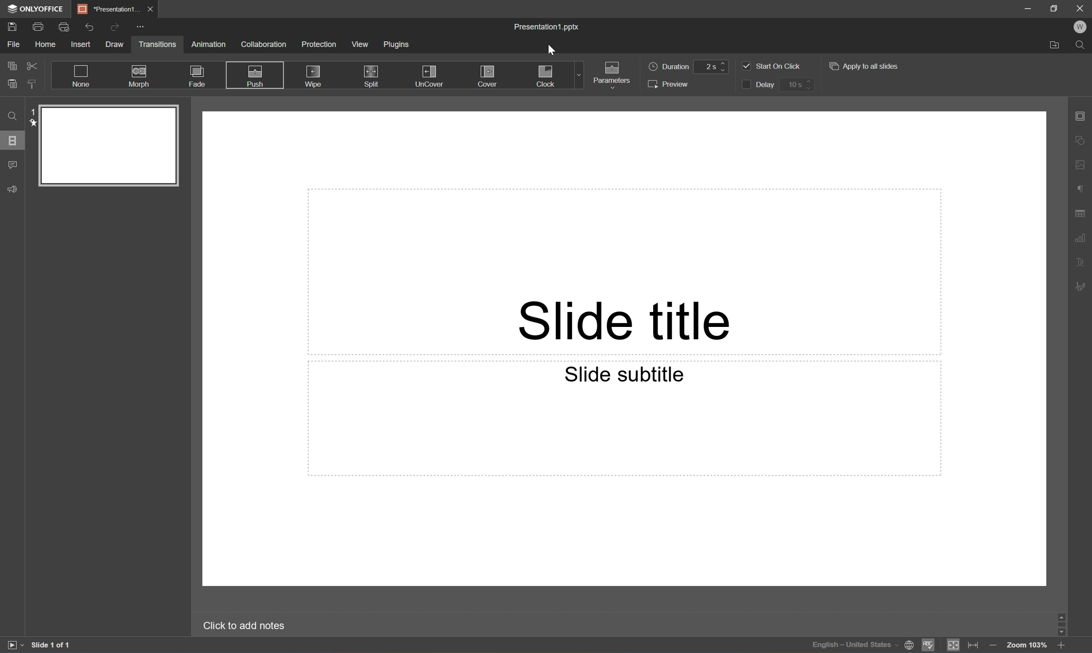  Describe the element at coordinates (1060, 646) in the screenshot. I see `Zoom in` at that location.